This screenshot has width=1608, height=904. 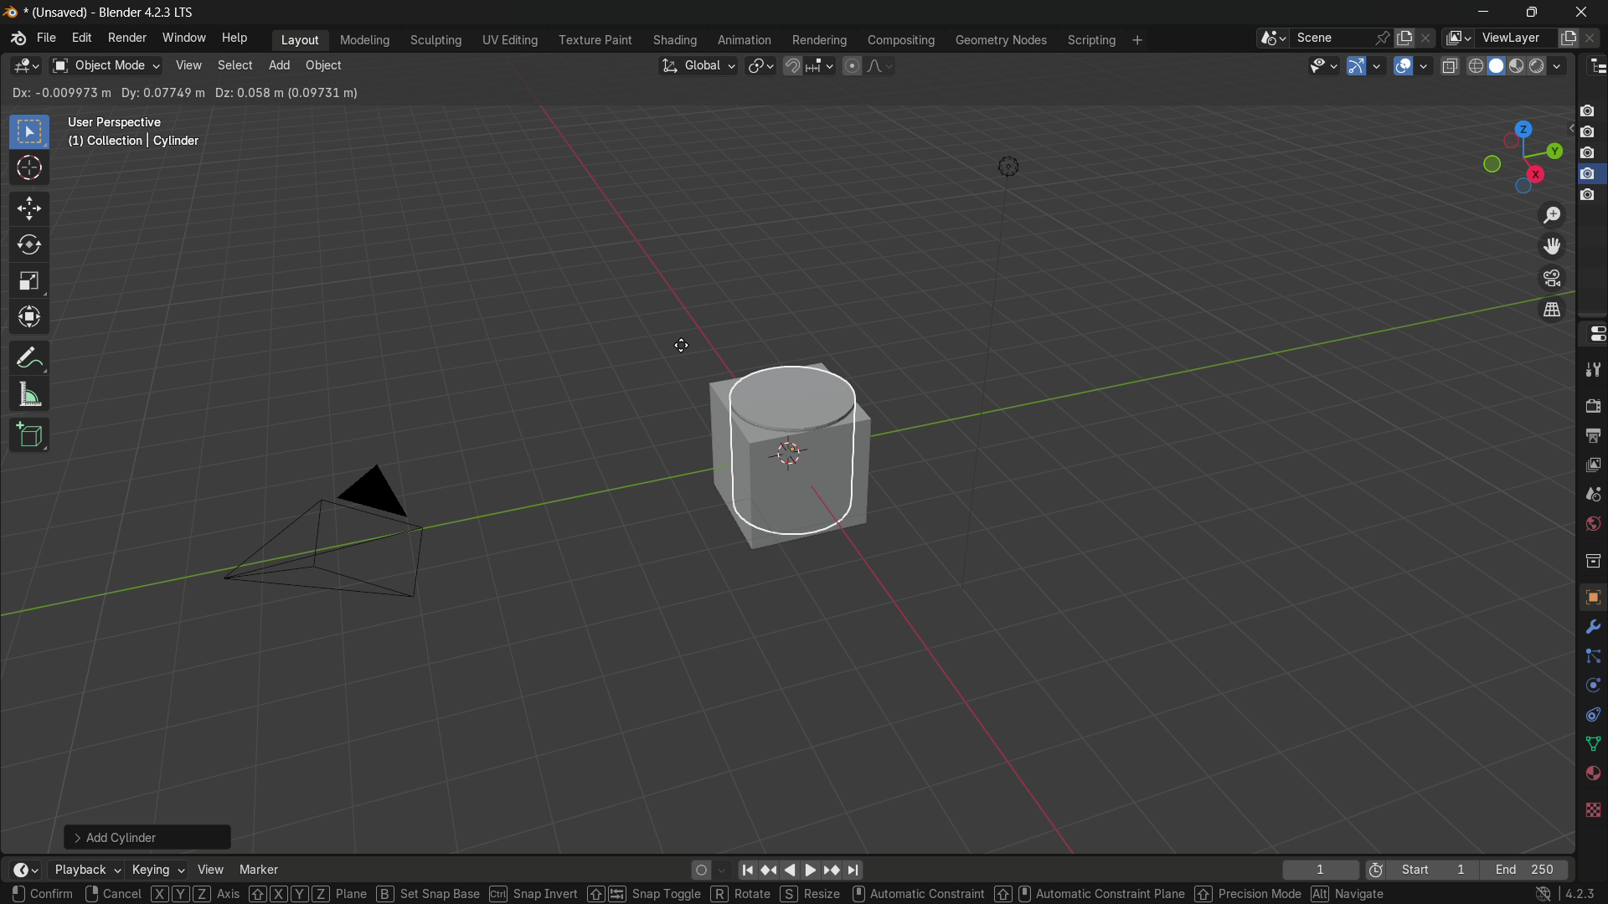 I want to click on start, so click(x=1435, y=869).